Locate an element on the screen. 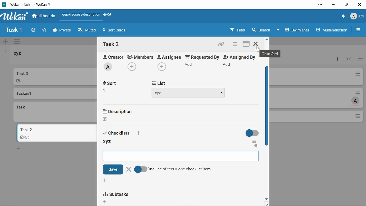 This screenshot has height=206, width=366. On/Off is located at coordinates (140, 169).